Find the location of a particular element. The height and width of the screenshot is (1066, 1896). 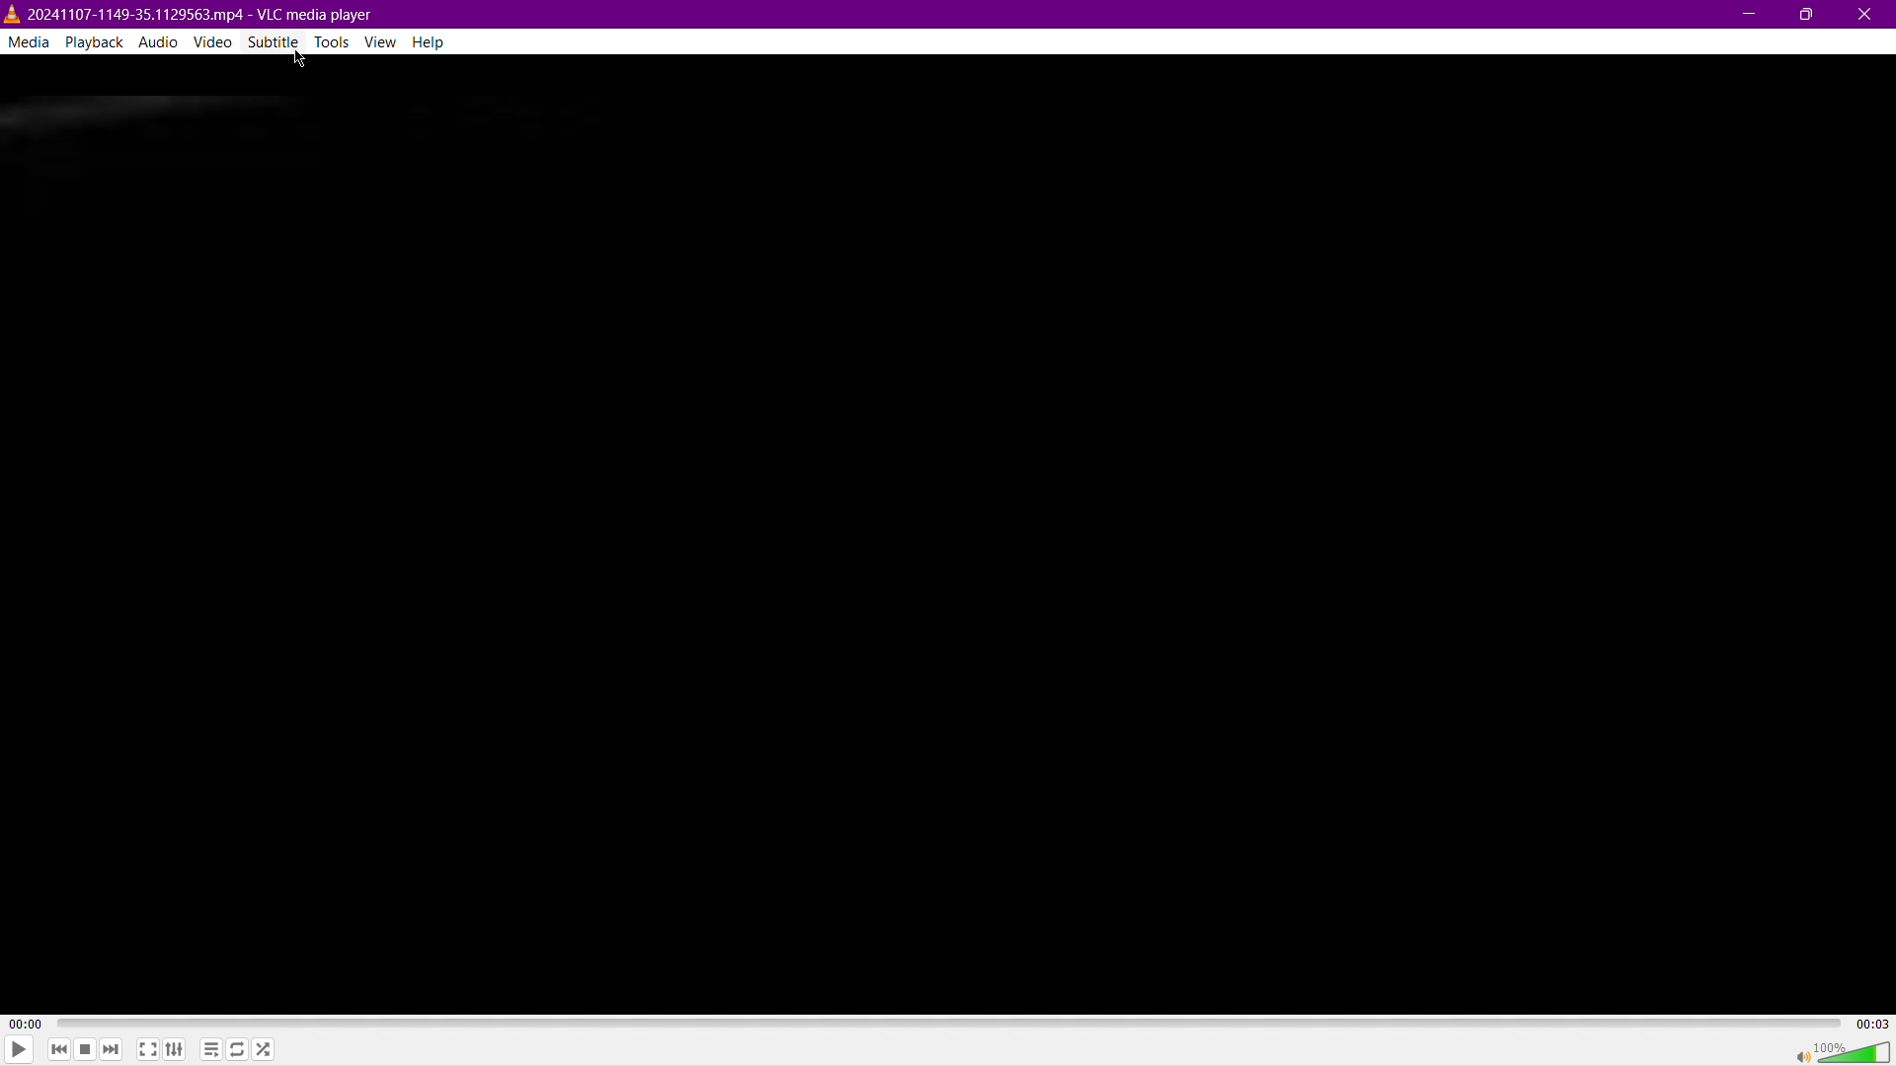

Stop is located at coordinates (83, 1051).